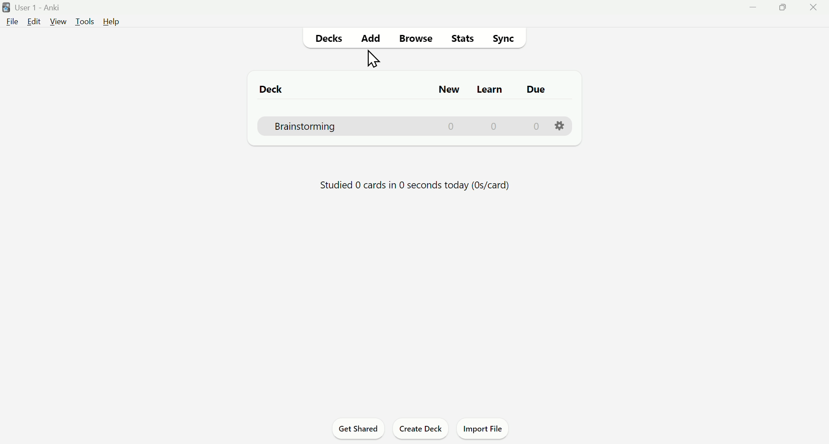 This screenshot has width=829, height=444. I want to click on , so click(35, 21).